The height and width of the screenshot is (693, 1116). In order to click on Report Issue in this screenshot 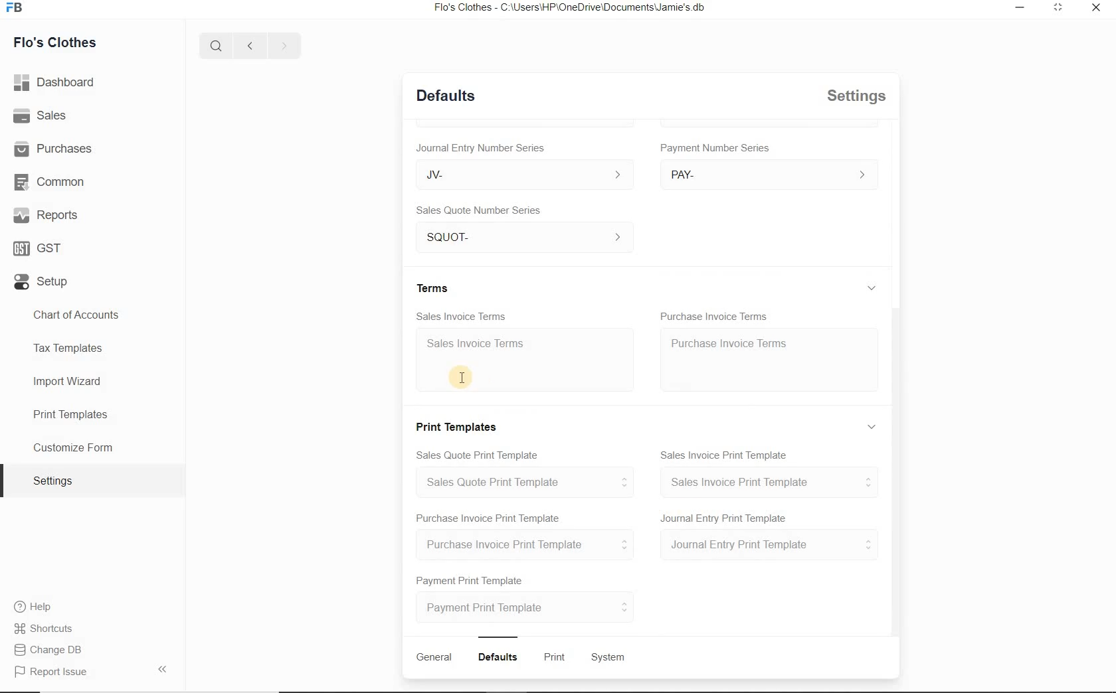, I will do `click(92, 670)`.